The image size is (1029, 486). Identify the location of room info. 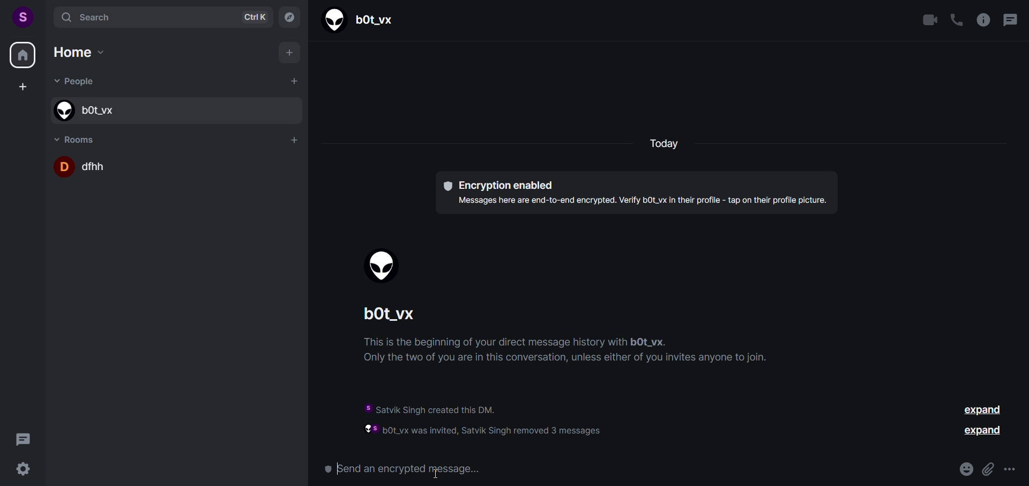
(982, 20).